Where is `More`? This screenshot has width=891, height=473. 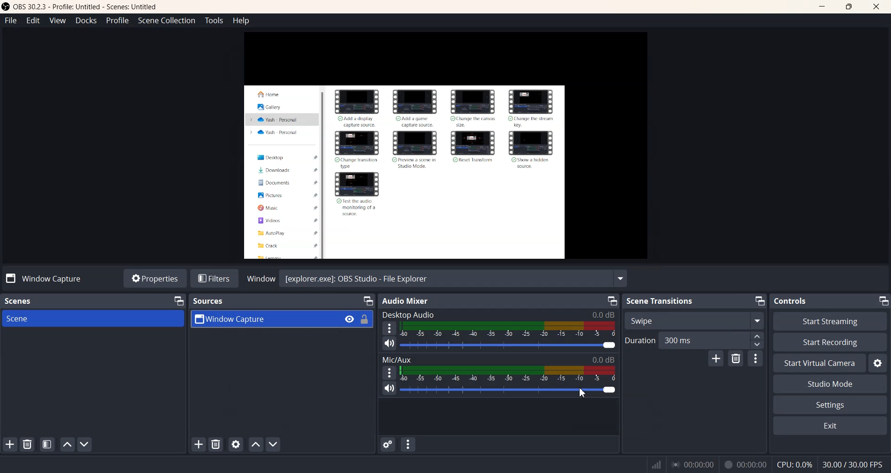 More is located at coordinates (756, 358).